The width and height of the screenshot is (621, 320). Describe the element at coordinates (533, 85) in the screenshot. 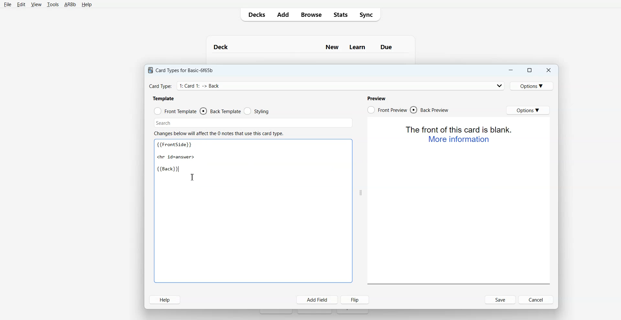

I see `Options` at that location.